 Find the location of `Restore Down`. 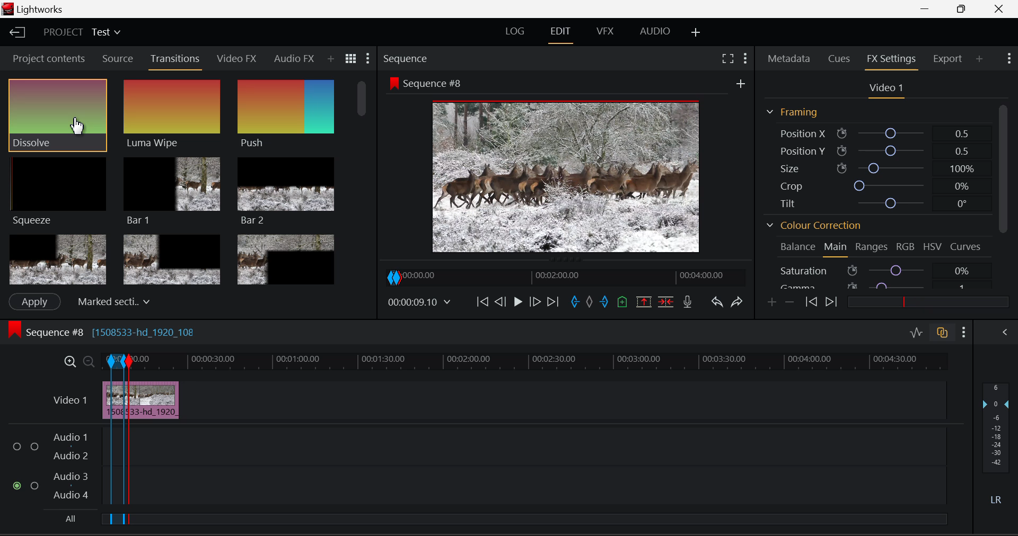

Restore Down is located at coordinates (928, 9).